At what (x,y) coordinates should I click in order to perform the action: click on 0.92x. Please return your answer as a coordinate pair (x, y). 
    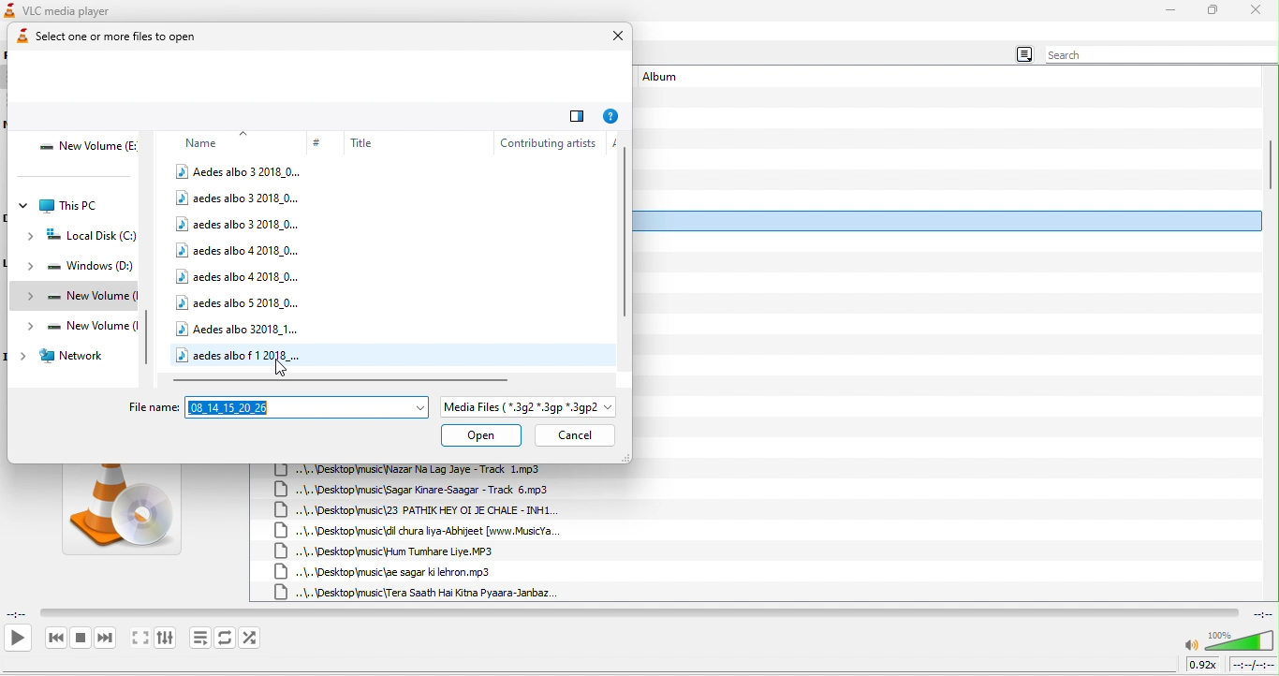
    Looking at the image, I should click on (1205, 664).